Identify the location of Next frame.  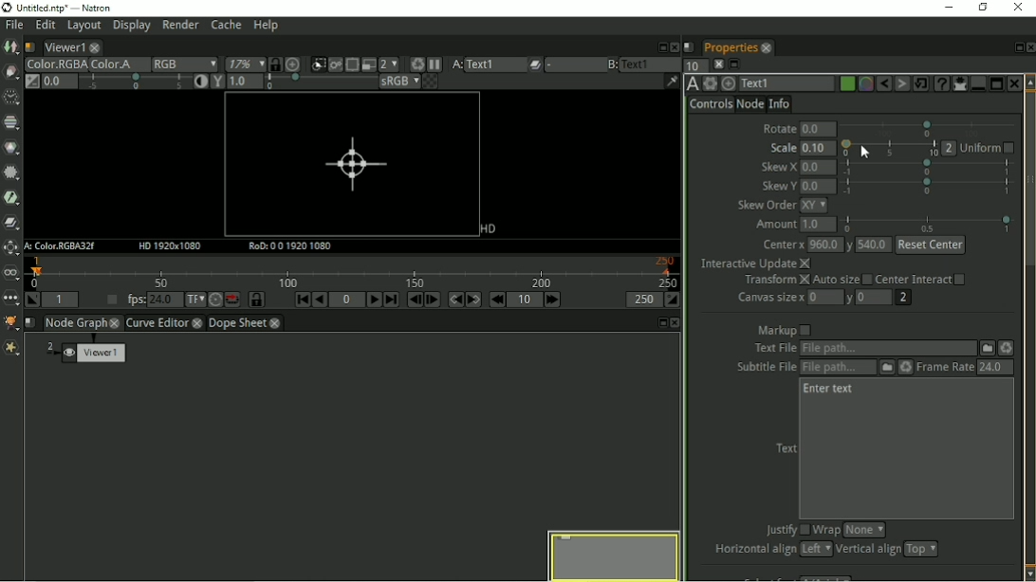
(432, 300).